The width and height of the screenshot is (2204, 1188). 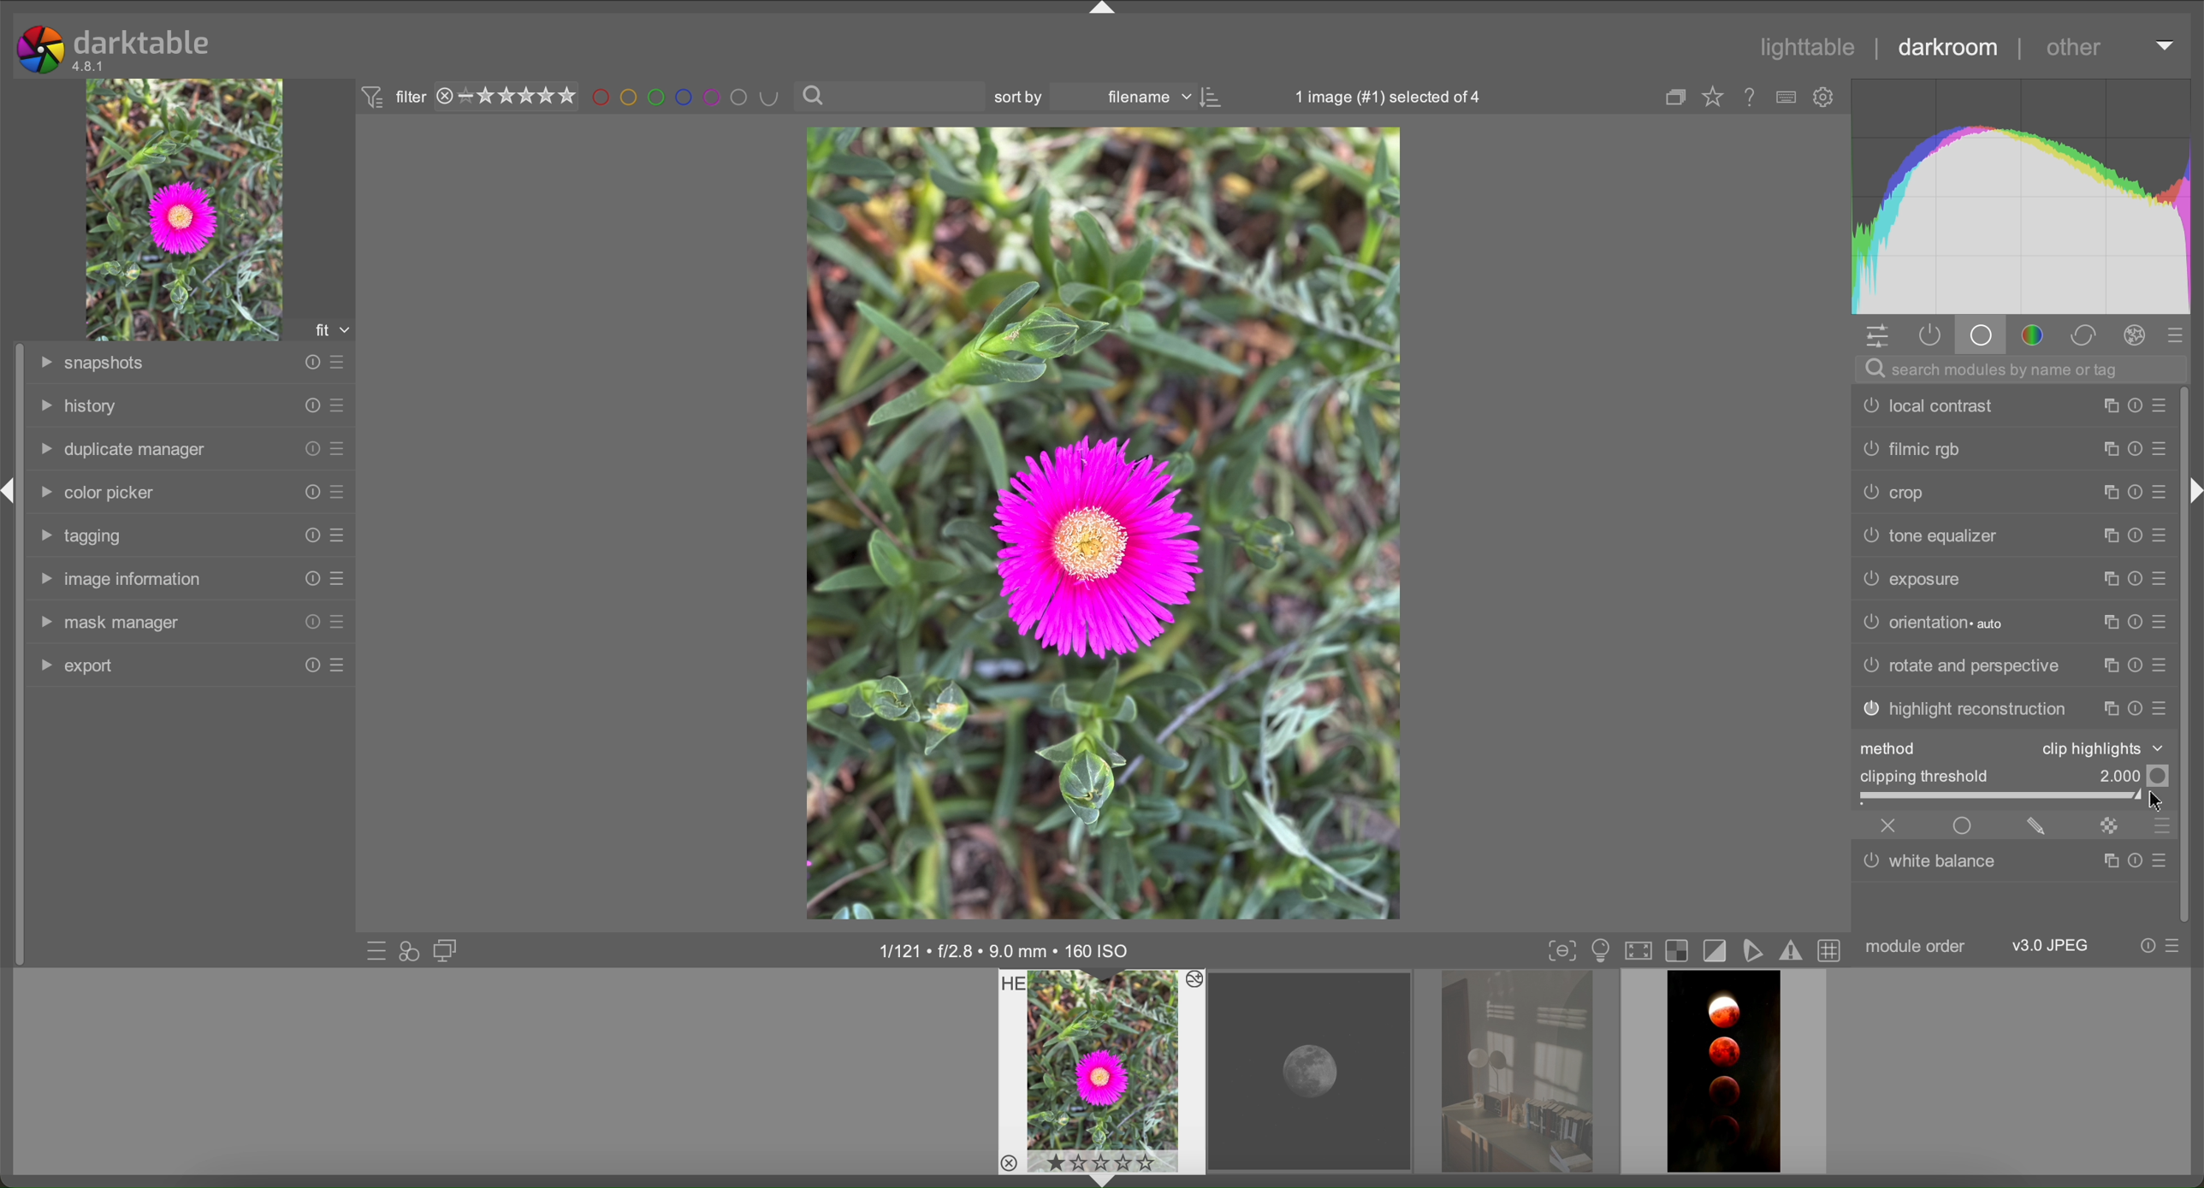 I want to click on presets, so click(x=2165, y=666).